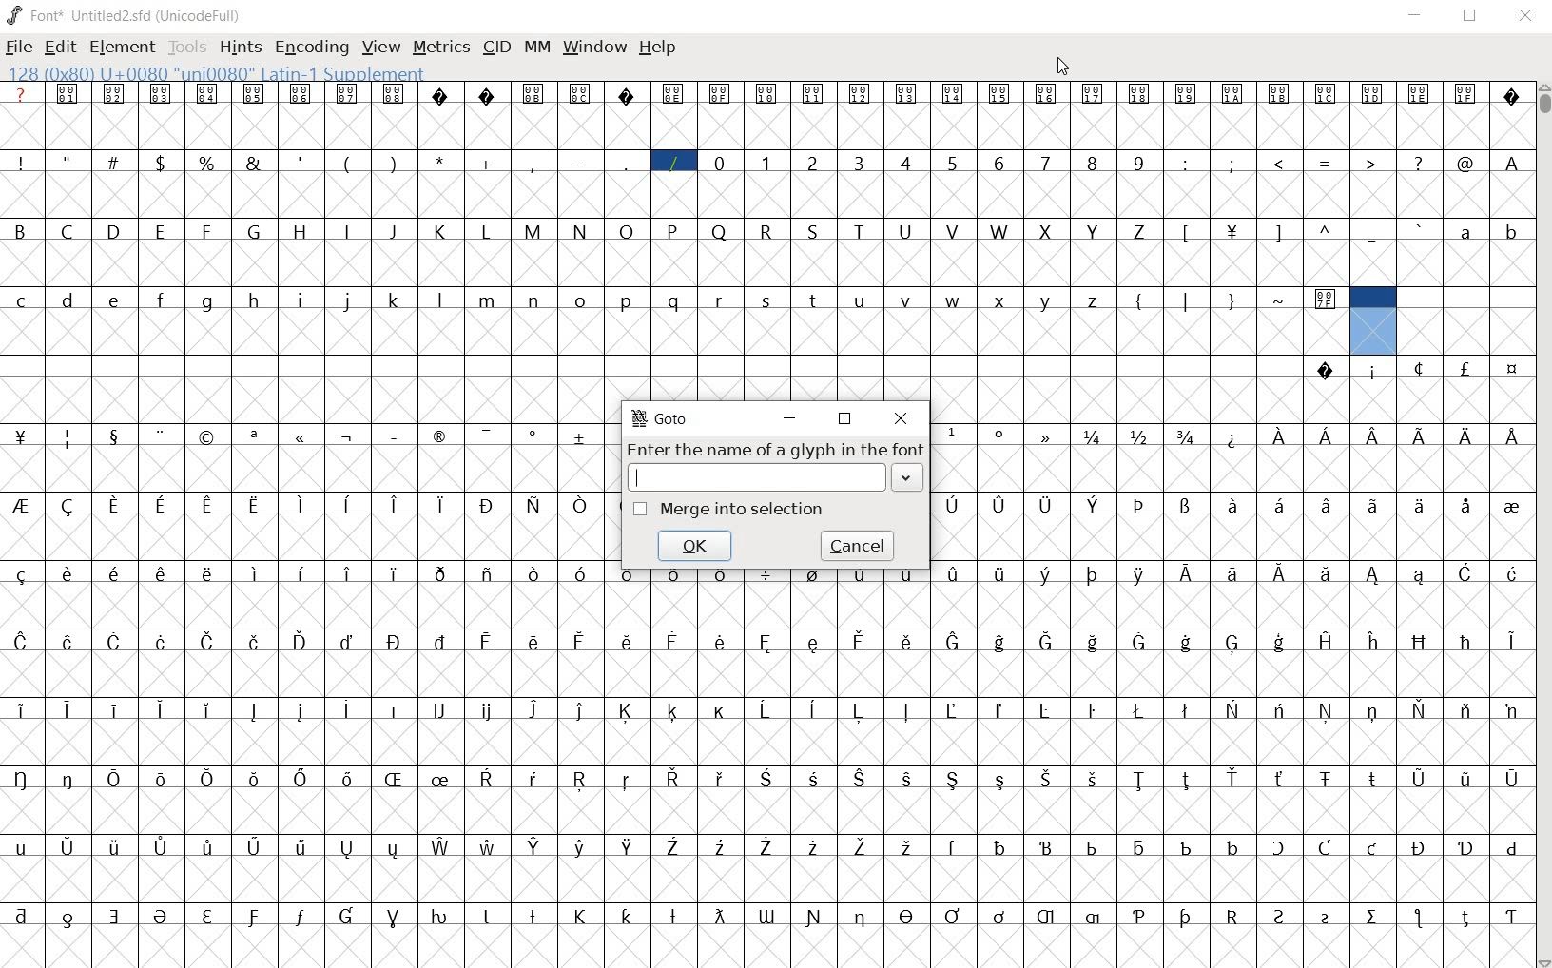 This screenshot has width=1552, height=968. What do you see at coordinates (1419, 506) in the screenshot?
I see `Symbol` at bounding box center [1419, 506].